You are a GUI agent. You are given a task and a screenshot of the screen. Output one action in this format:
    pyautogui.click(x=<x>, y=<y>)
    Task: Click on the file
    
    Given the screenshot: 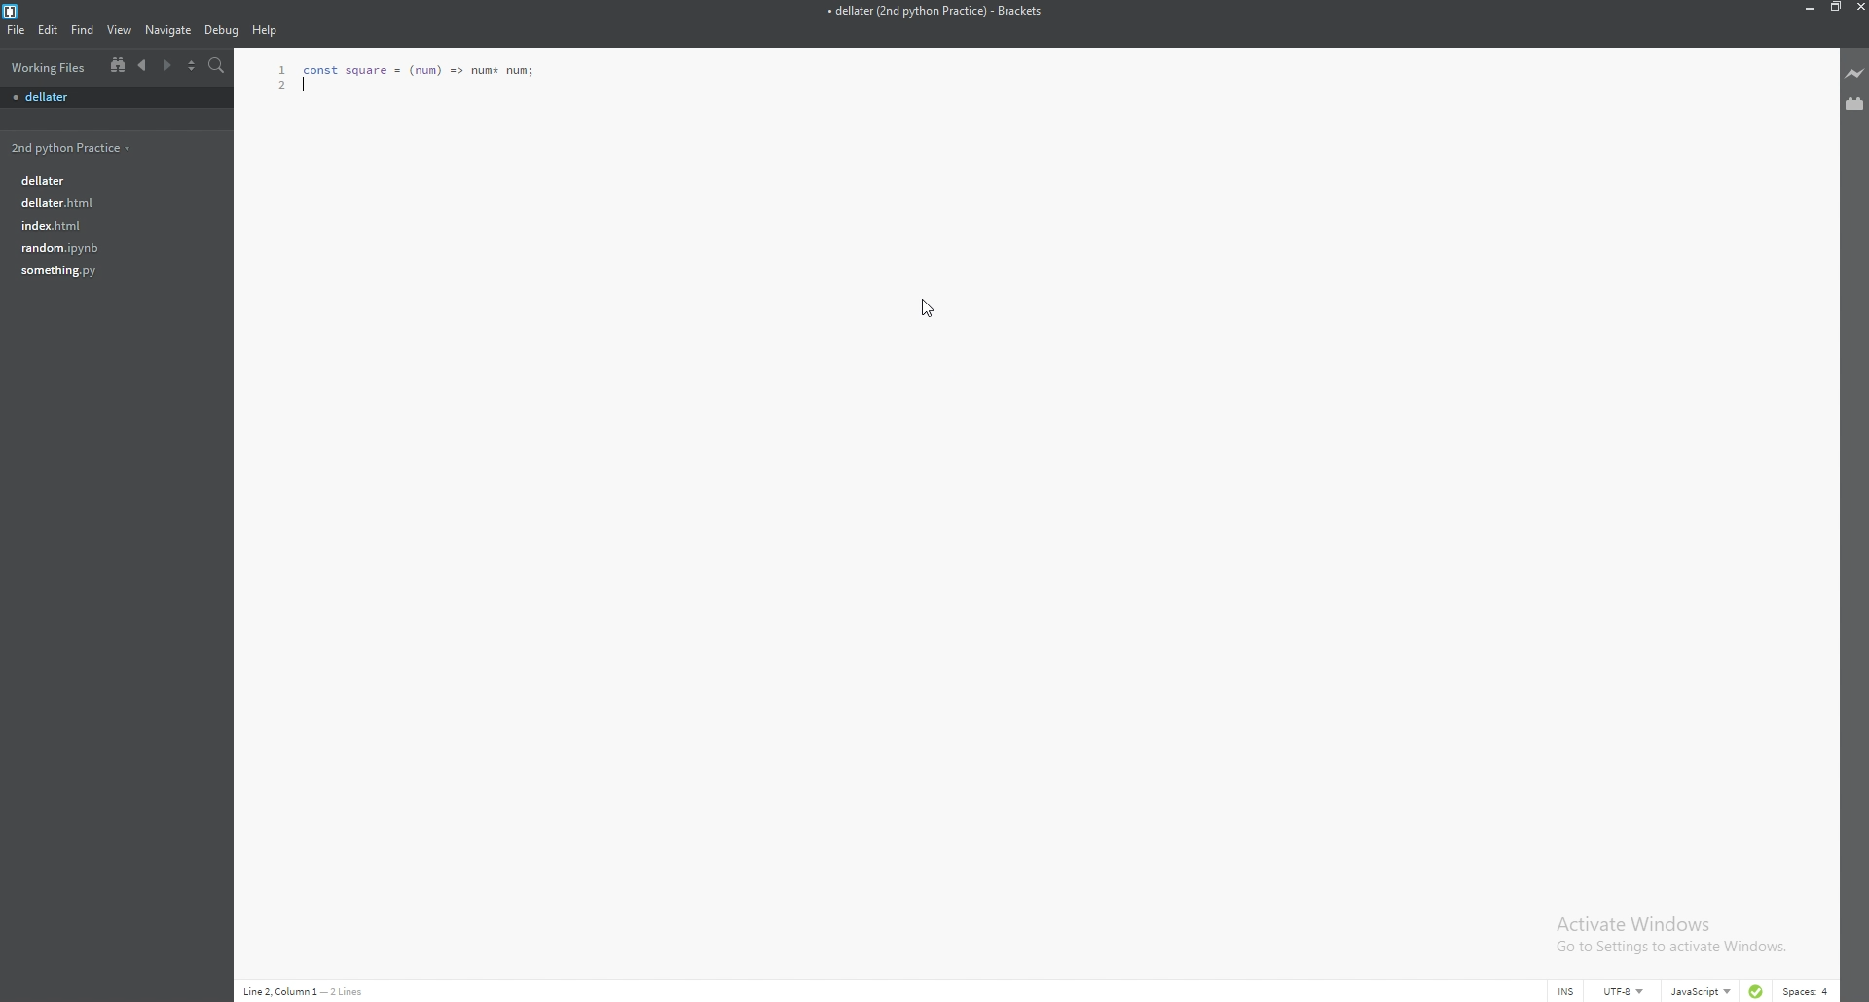 What is the action you would take?
    pyautogui.click(x=110, y=247)
    